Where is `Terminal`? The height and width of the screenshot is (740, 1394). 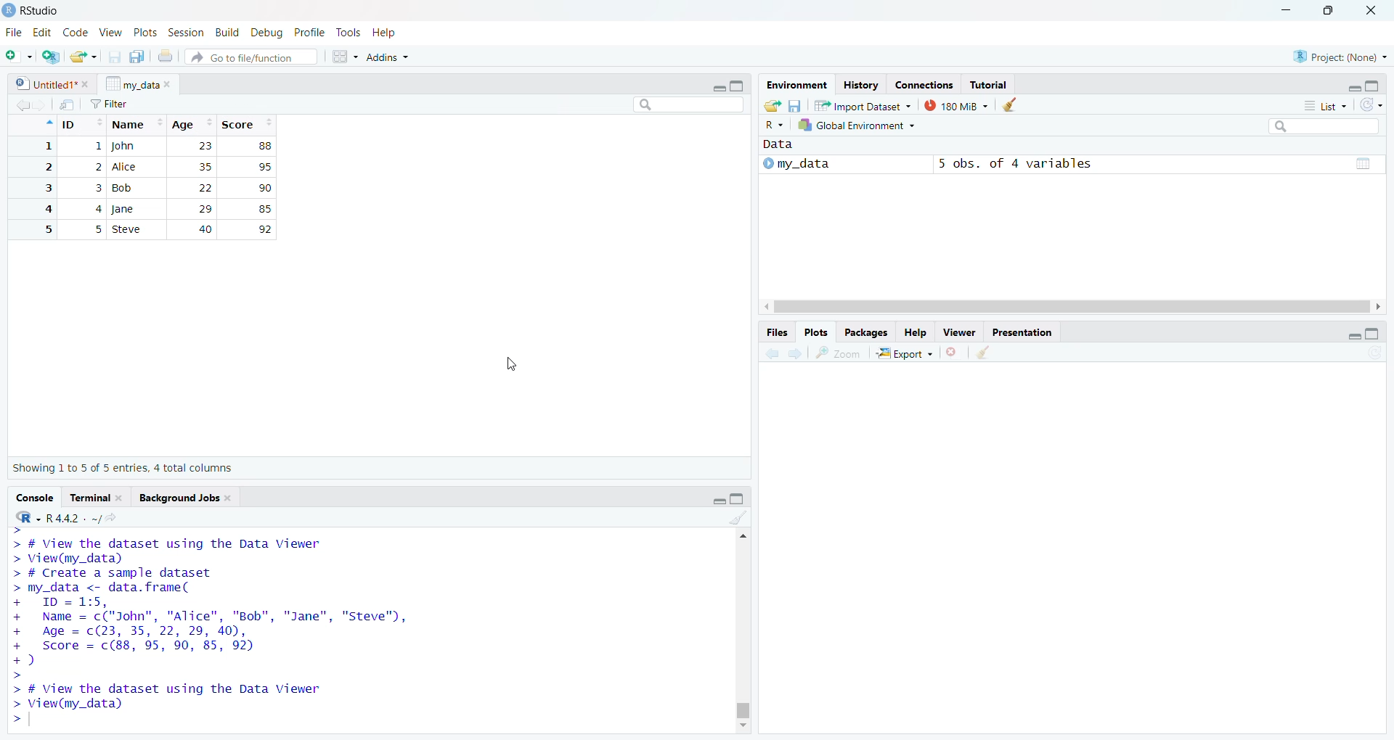 Terminal is located at coordinates (96, 497).